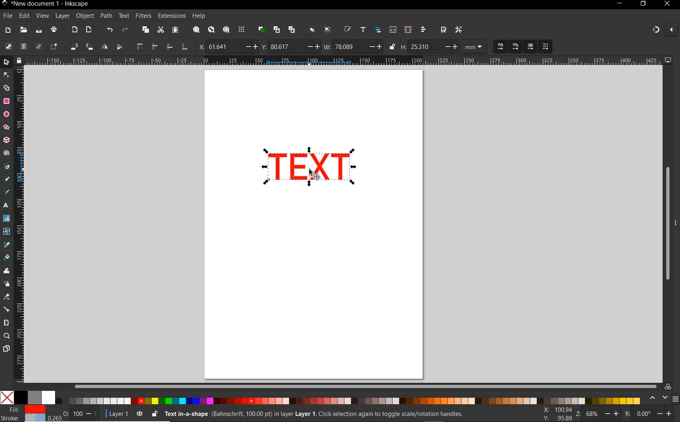  I want to click on duplicate created, so click(310, 169).